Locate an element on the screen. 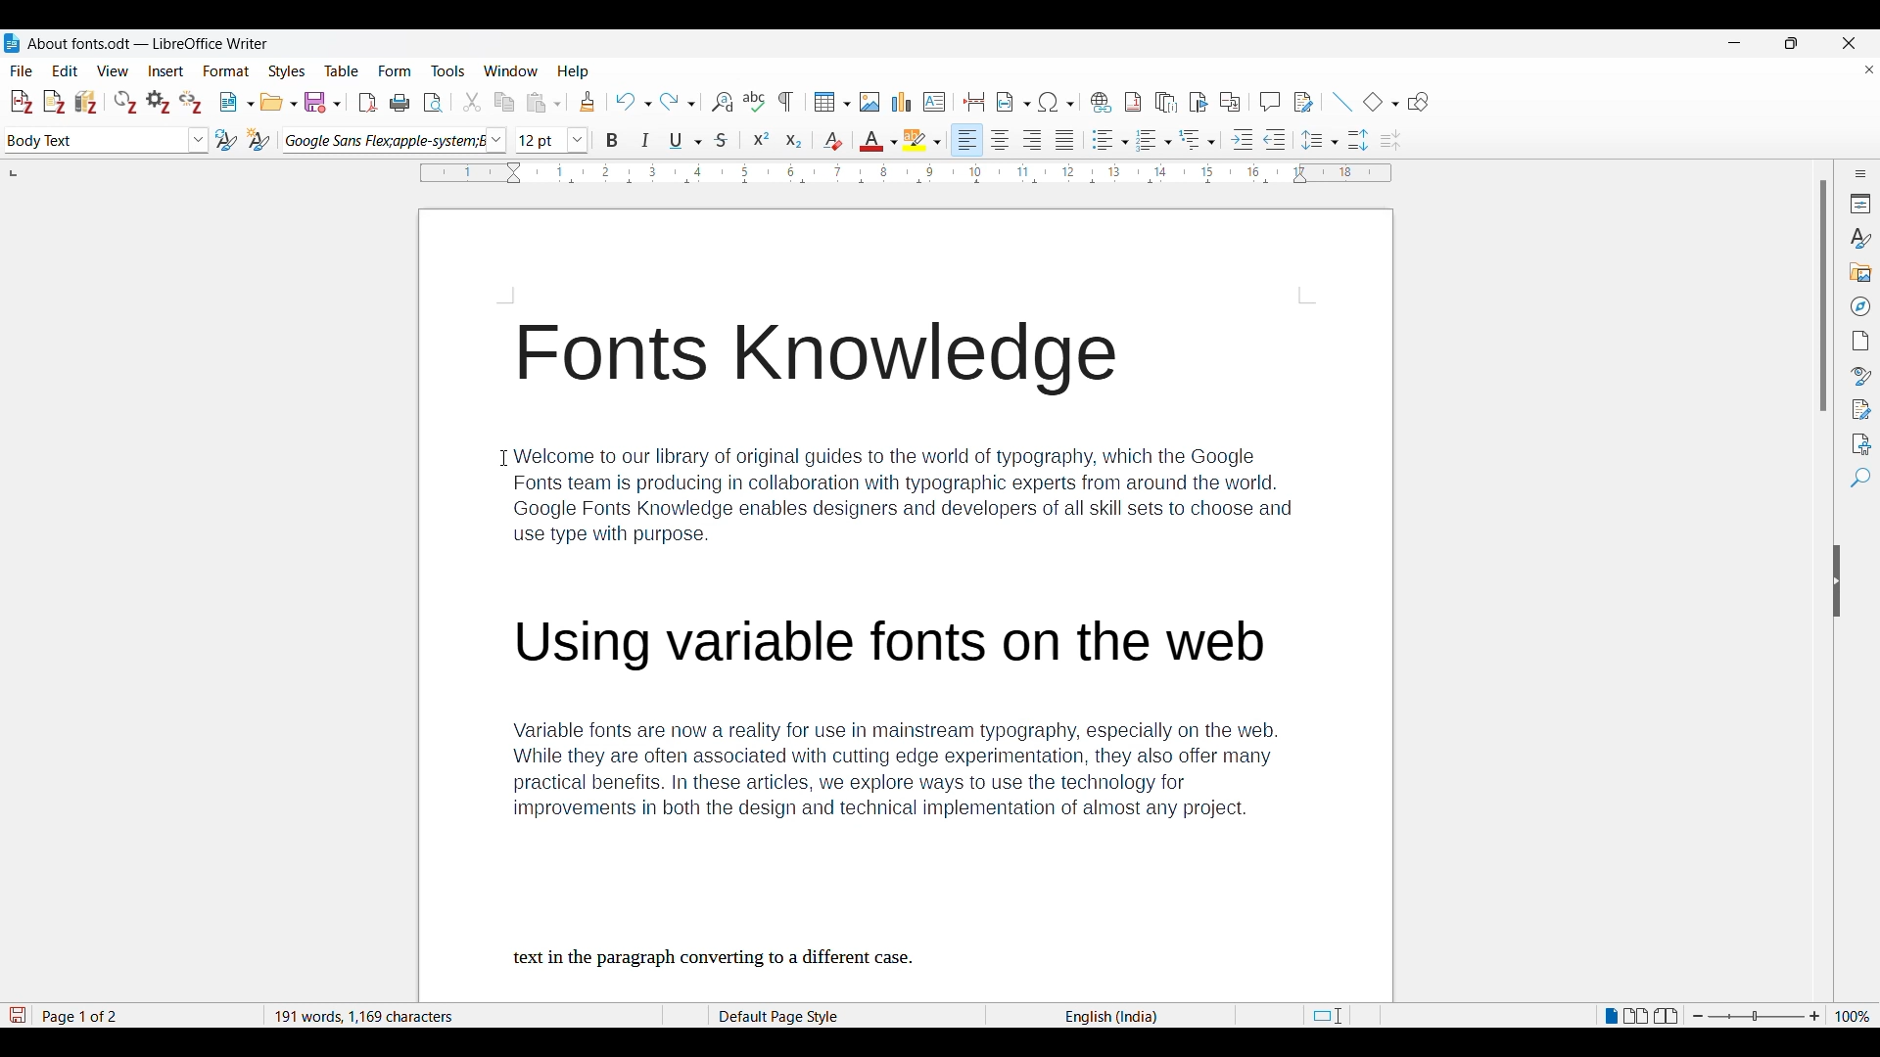 The image size is (1880, 1057). Book view is located at coordinates (1666, 1015).